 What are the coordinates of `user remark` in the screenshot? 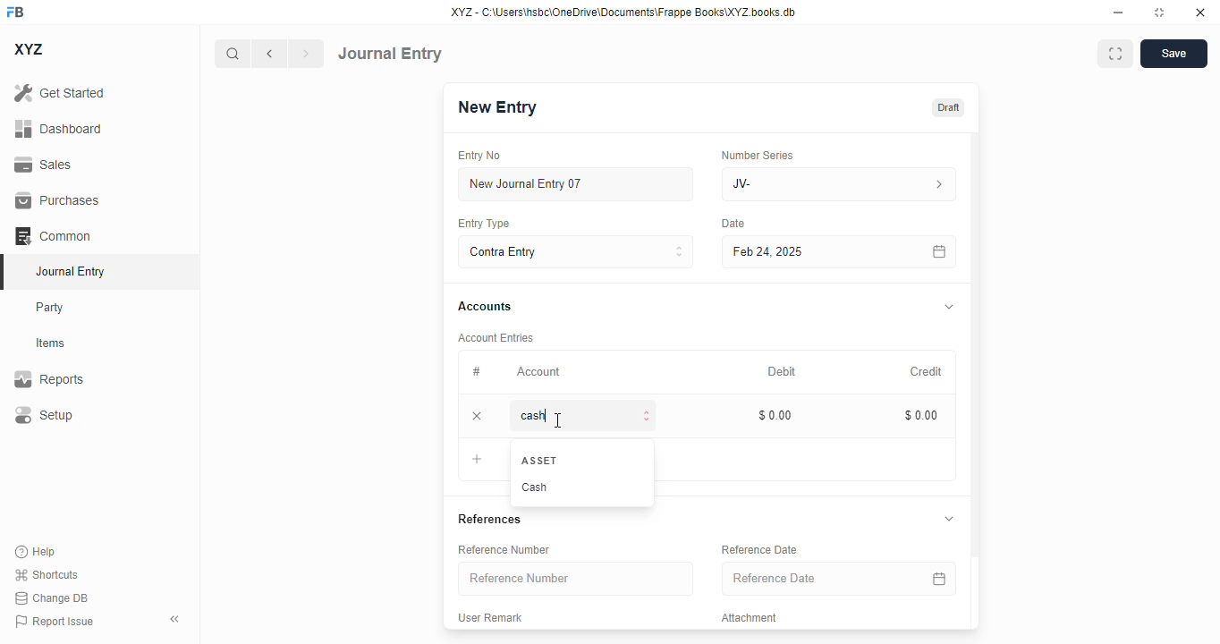 It's located at (492, 616).